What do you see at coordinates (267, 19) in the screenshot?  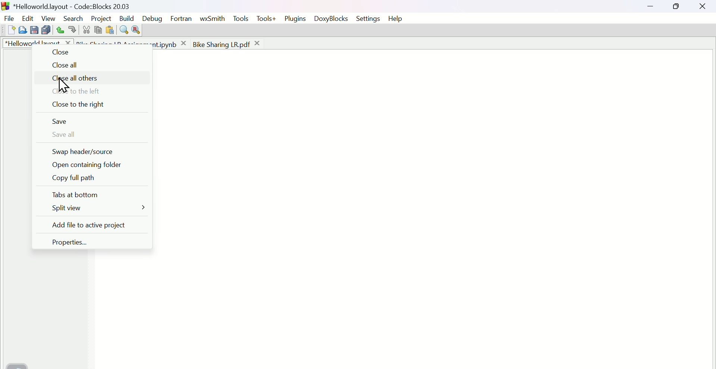 I see `Tools plus` at bounding box center [267, 19].